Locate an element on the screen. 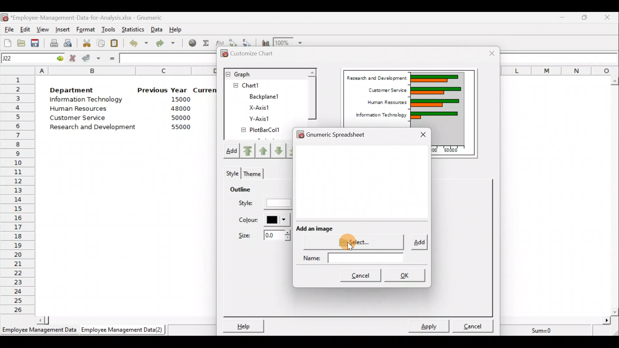 This screenshot has width=619, height=348. Format is located at coordinates (86, 29).